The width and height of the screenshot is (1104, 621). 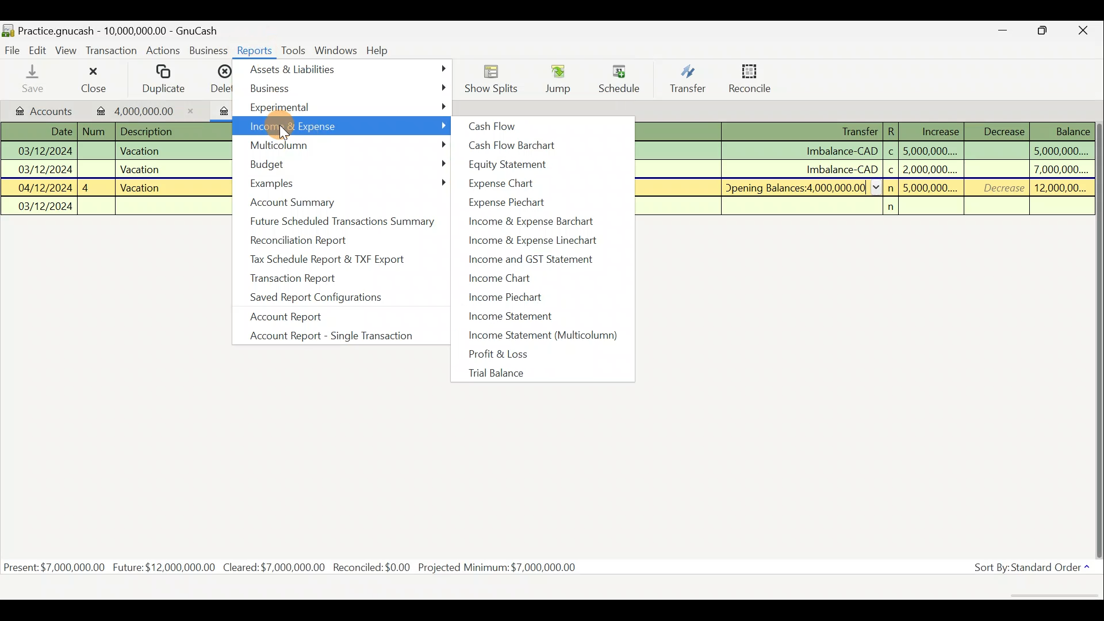 What do you see at coordinates (95, 132) in the screenshot?
I see `Num` at bounding box center [95, 132].